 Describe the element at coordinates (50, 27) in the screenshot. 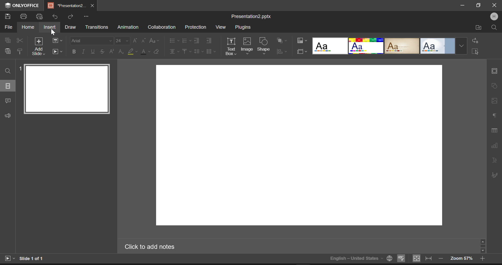

I see `Insert` at that location.